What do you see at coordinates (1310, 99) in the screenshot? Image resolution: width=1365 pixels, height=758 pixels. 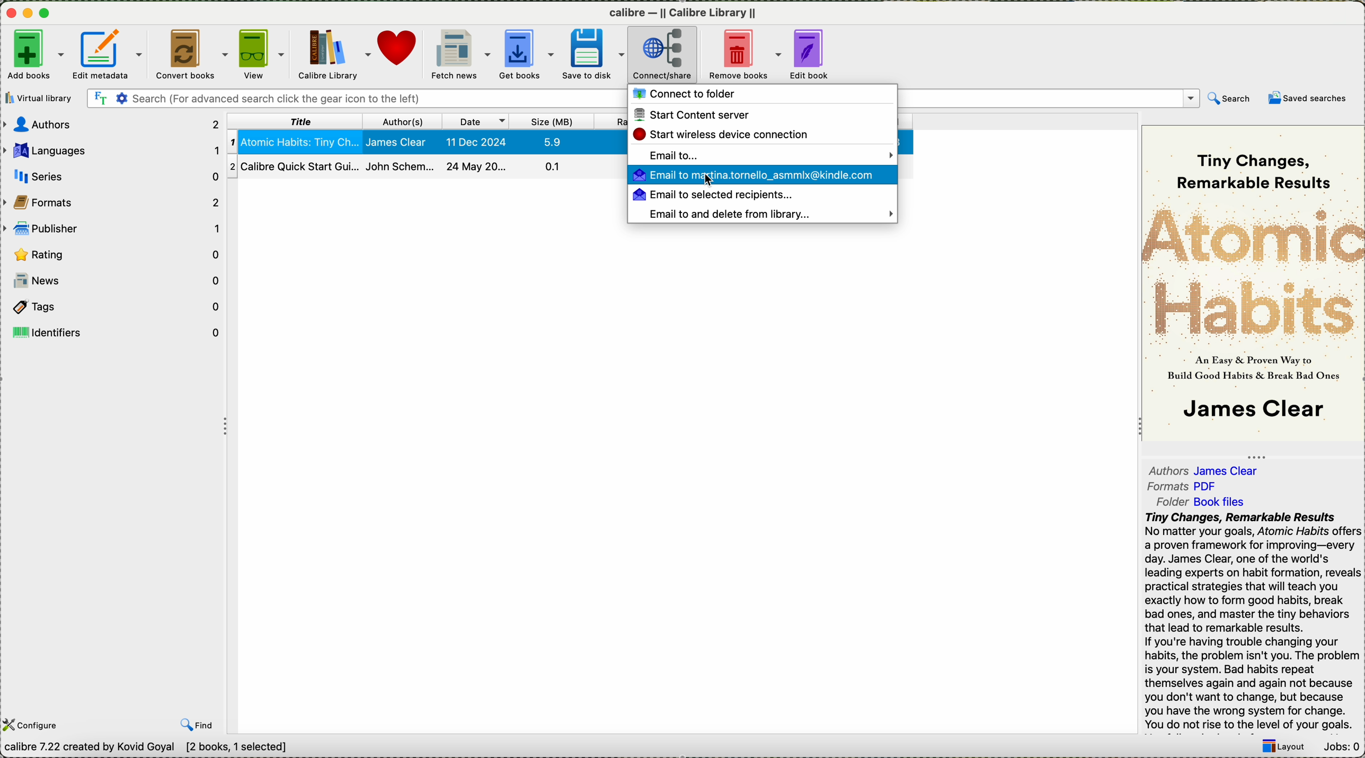 I see `saved searches` at bounding box center [1310, 99].